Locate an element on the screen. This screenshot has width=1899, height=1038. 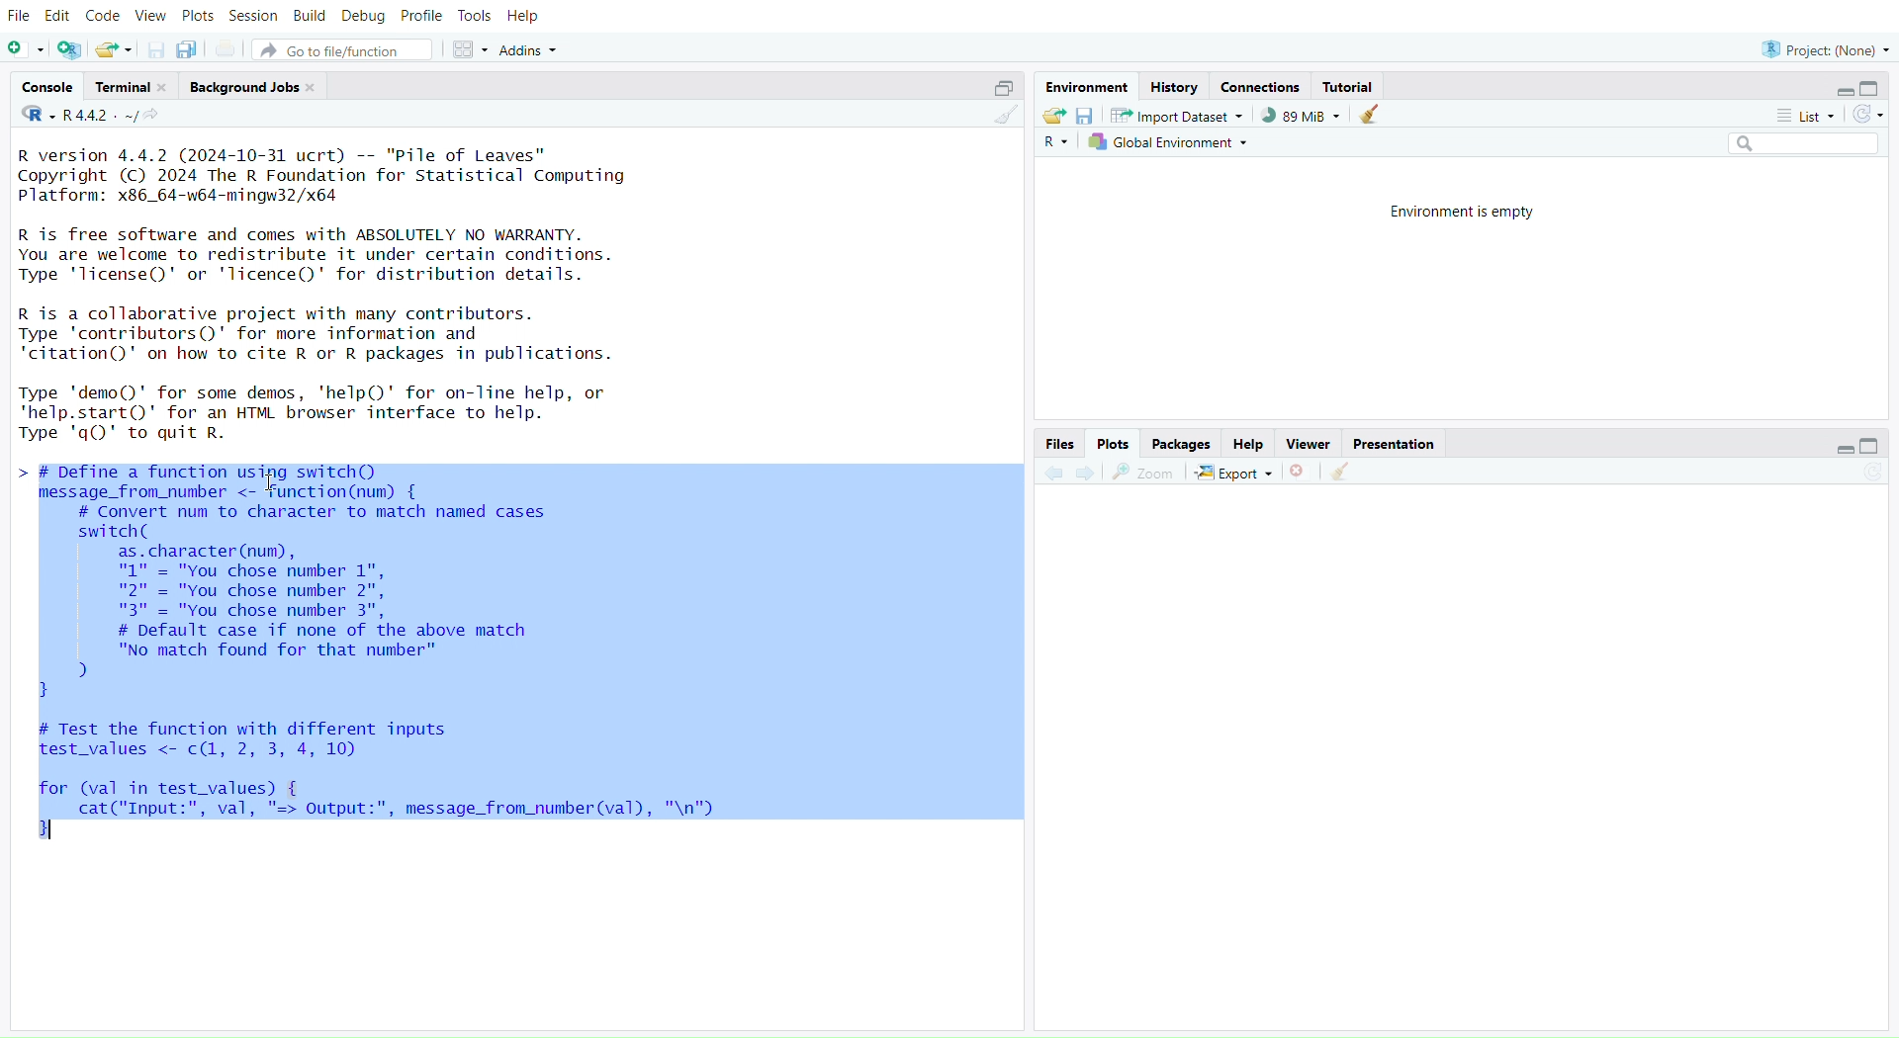
R version 4.4.2 (2024-10-31 ucrt) -- "Pile of Leaves"
Copyright (C) 2024 The R Foundation for Statistical Computing
Platform: x86_64-w64-mingw32/x64

R is free software and comes with ABSOLUTELY NO WARRANTY.
You are welcome to redistribute it under certain conditions.
Type 'license()' or 'licence()' for distribution details.

R is a collaborative project with many contributors.

Type 'contributors()' for more information and

"citation()' on how to cite R or R packages in publications.
Type 'demo()' for some demos, 'help()' for on-Tine help, or
"help.start()"' for an HTML browser interface to help.

Type 'qQ' to quit R. is located at coordinates (344, 299).